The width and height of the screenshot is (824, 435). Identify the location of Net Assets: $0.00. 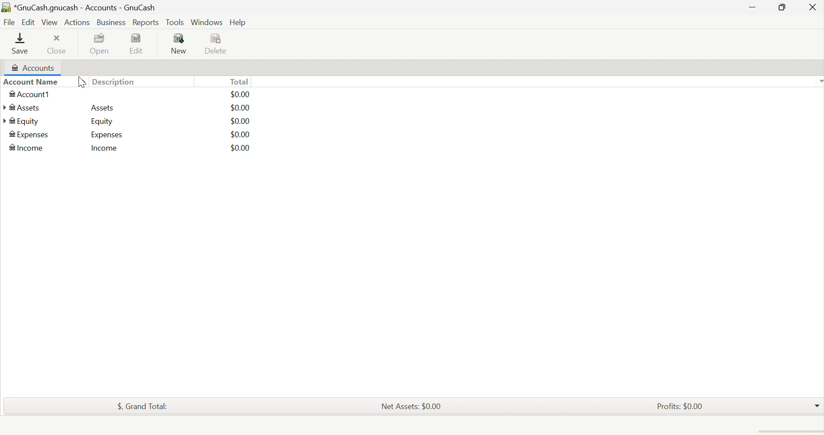
(411, 406).